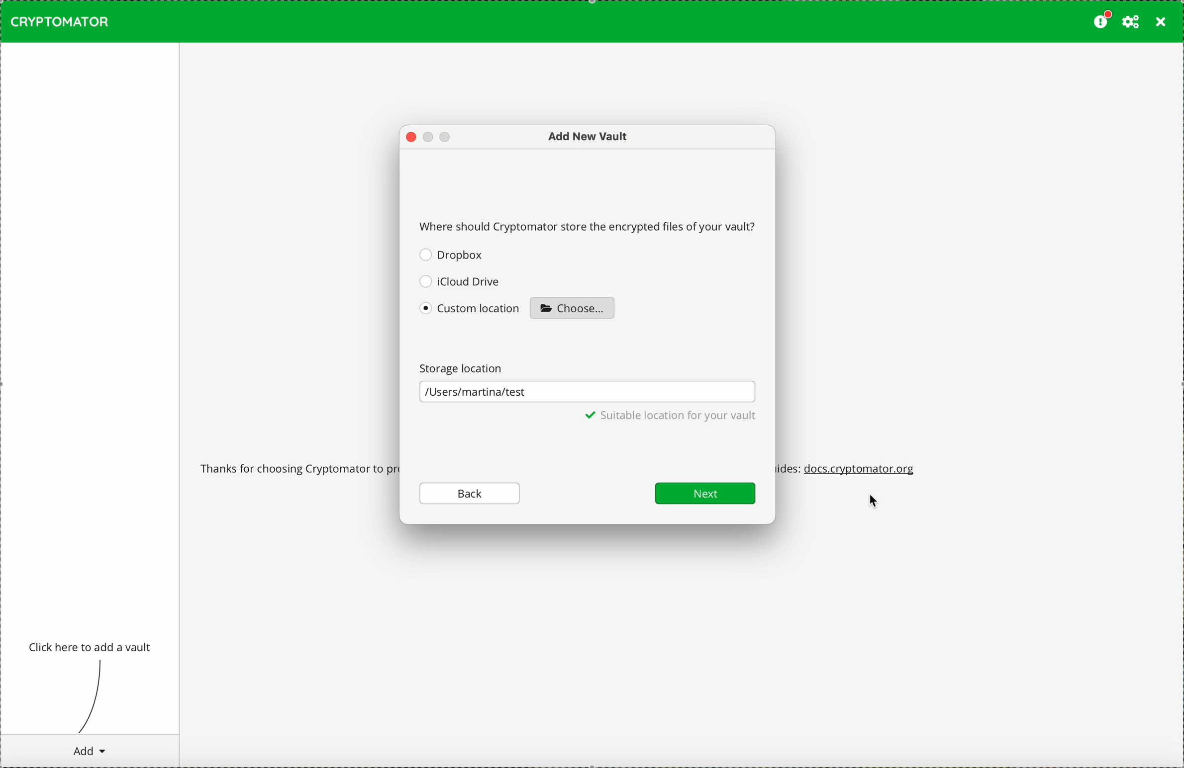 The image size is (1184, 768). Describe the element at coordinates (92, 648) in the screenshot. I see `click to add a vault` at that location.